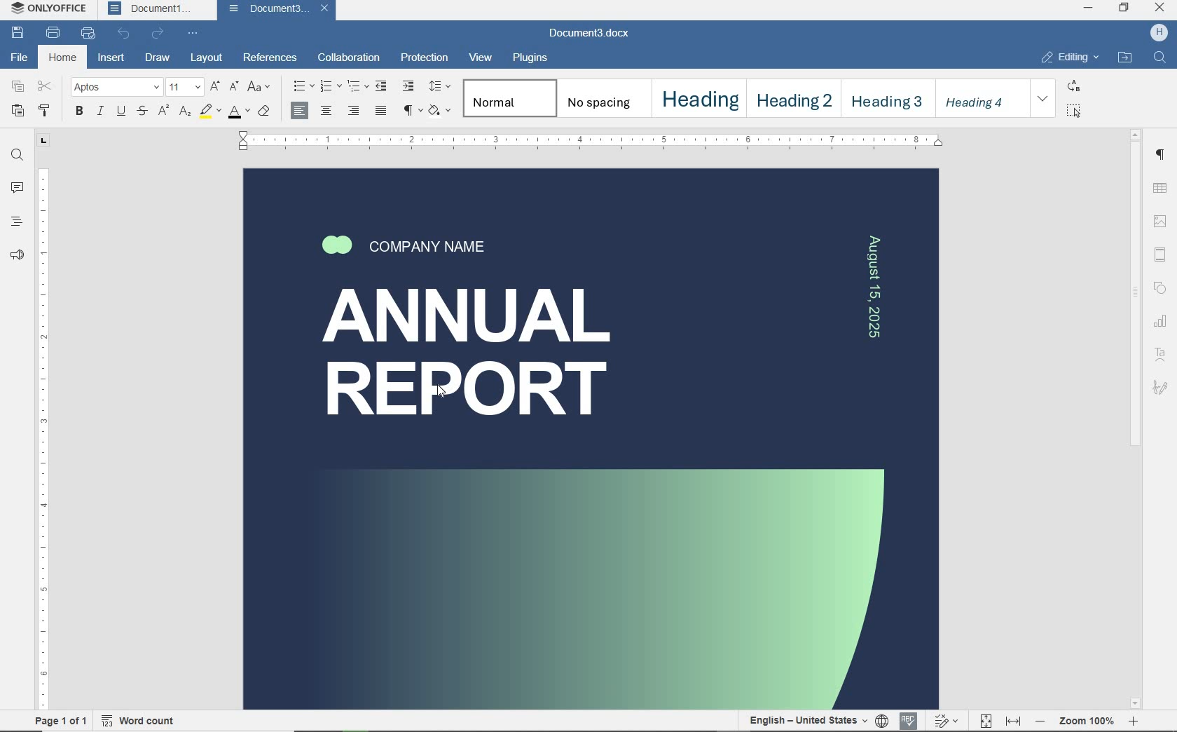 This screenshot has height=732, width=1177. Describe the element at coordinates (191, 33) in the screenshot. I see `customize quick access toolbar` at that location.